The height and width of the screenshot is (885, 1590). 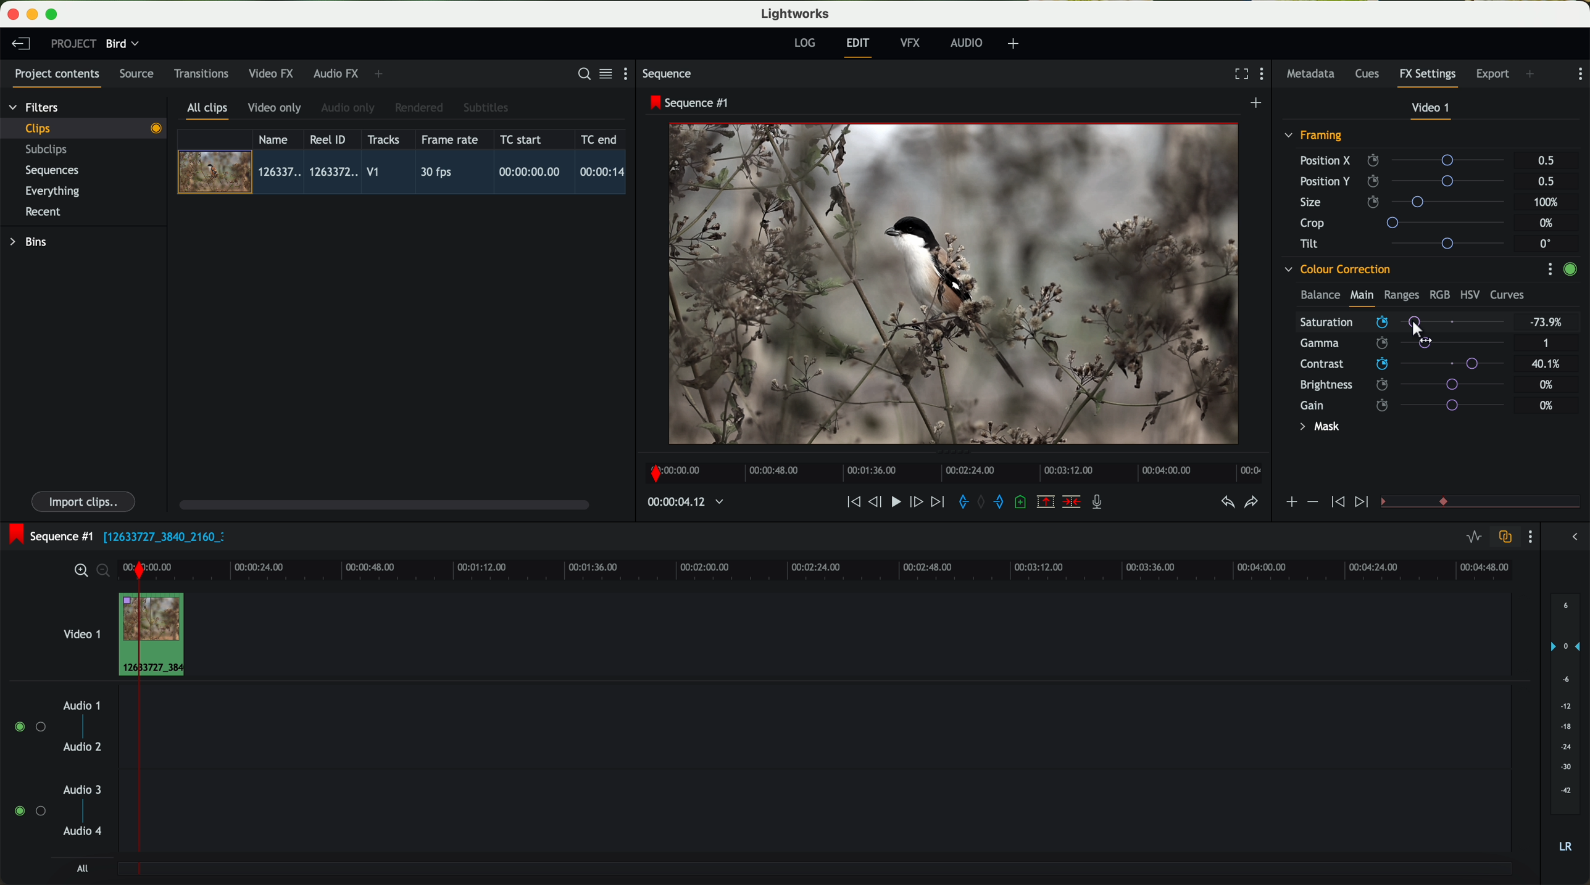 What do you see at coordinates (1314, 137) in the screenshot?
I see `framing` at bounding box center [1314, 137].